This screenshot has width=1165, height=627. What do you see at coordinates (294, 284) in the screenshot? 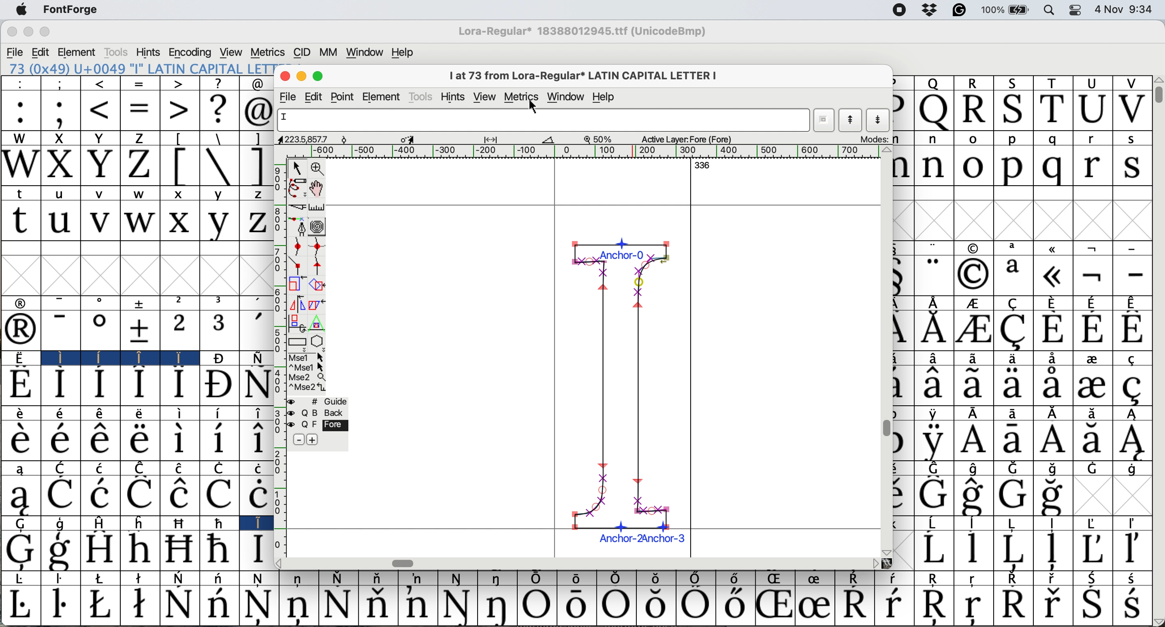
I see `scale the selection` at bounding box center [294, 284].